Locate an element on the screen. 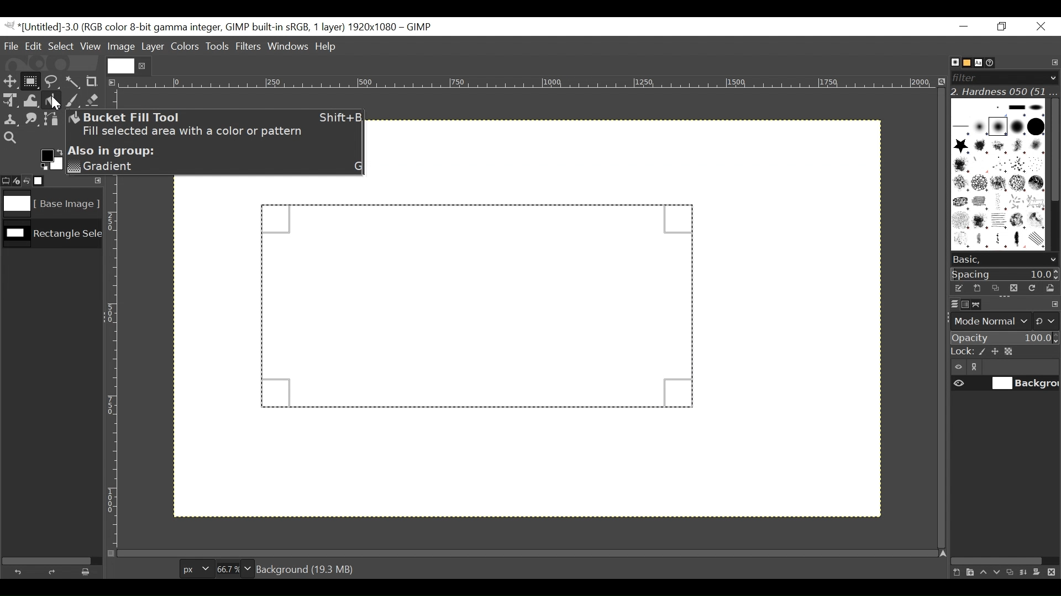  Background is located at coordinates (553, 360).